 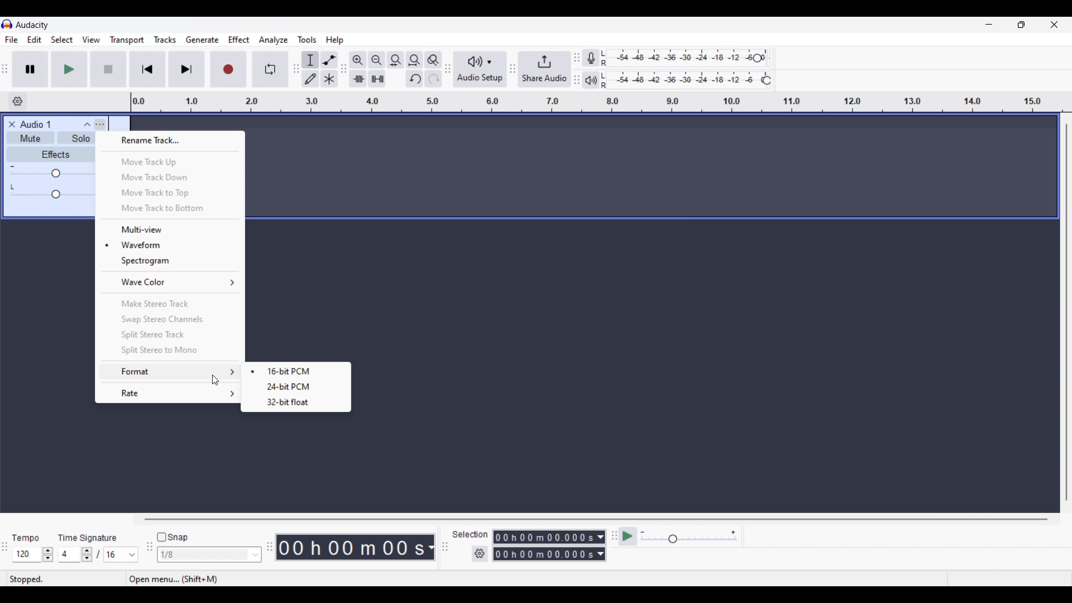 What do you see at coordinates (171, 162) in the screenshot?
I see `Move track up` at bounding box center [171, 162].